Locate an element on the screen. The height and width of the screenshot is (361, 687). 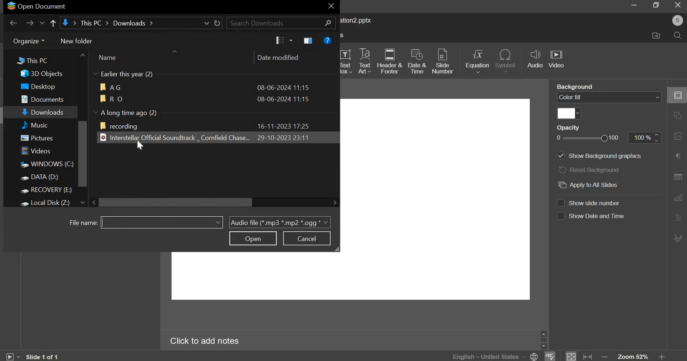
Downloads is located at coordinates (43, 111).